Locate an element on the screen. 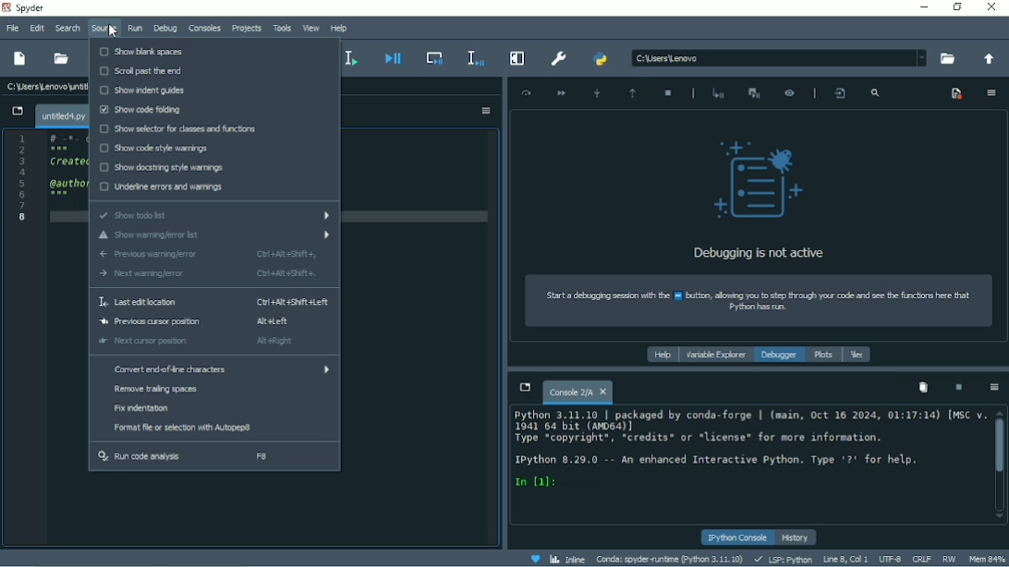 This screenshot has height=567, width=1009. Restore down is located at coordinates (958, 7).